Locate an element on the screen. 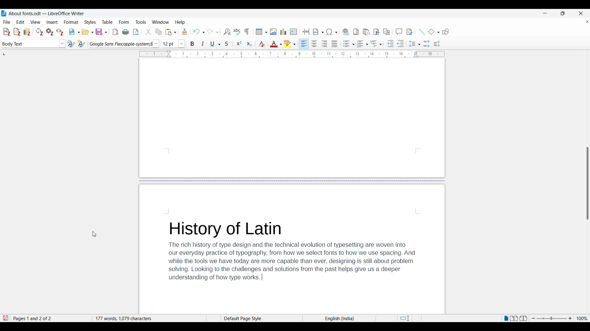 The width and height of the screenshot is (590, 331). Increase indentation is located at coordinates (390, 44).